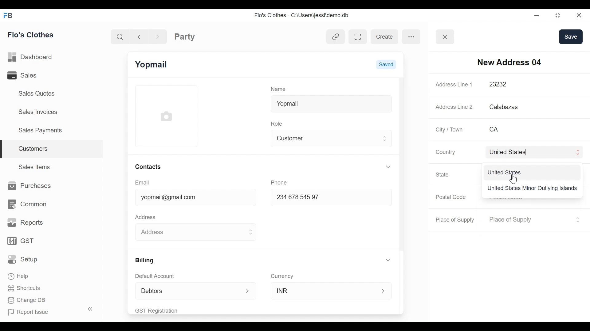 This screenshot has height=331, width=590. Describe the element at coordinates (159, 276) in the screenshot. I see `Default Account` at that location.